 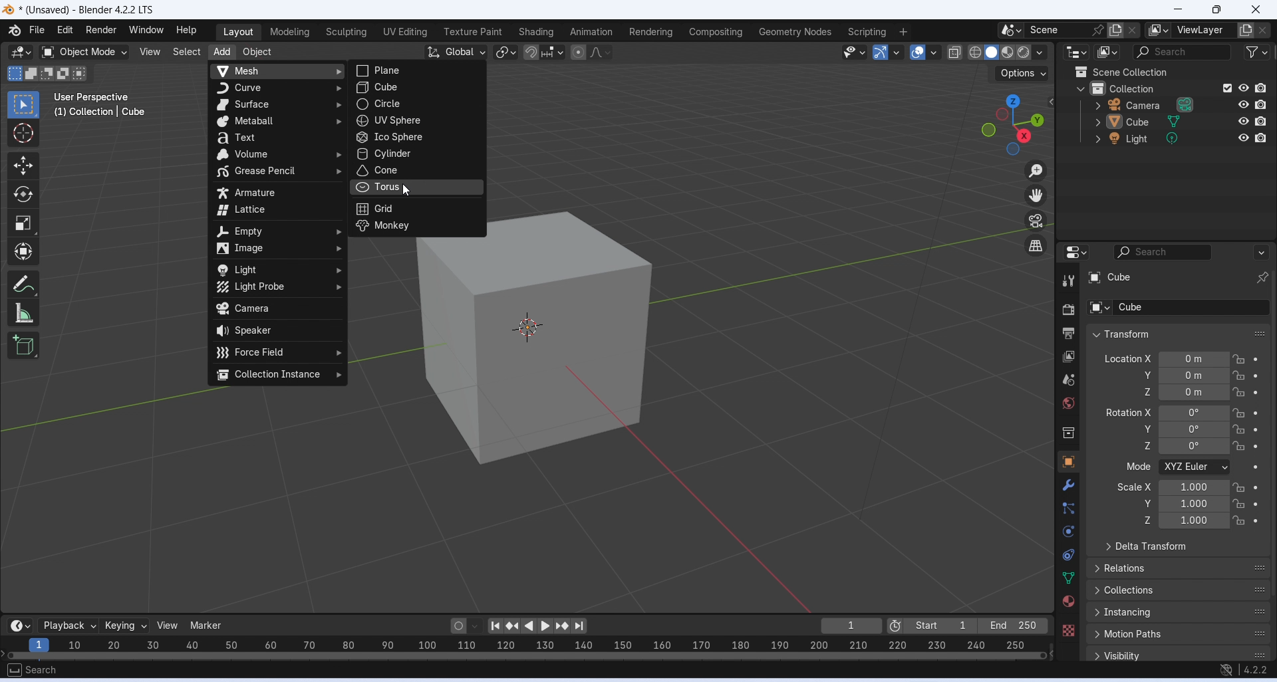 I want to click on Options, so click(x=1020, y=72).